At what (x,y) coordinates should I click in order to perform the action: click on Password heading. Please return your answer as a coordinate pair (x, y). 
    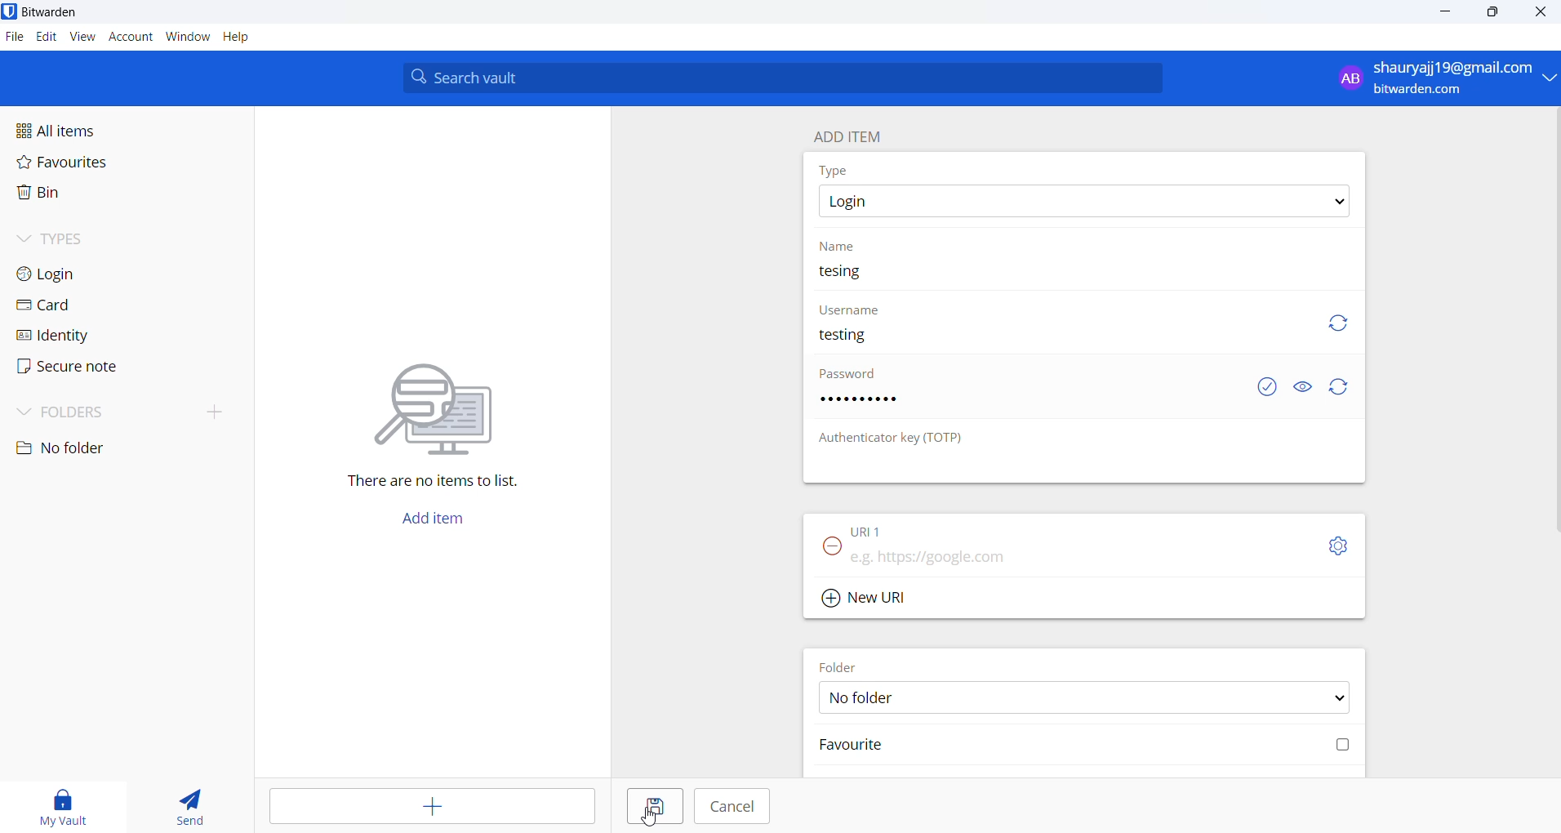
    Looking at the image, I should click on (853, 377).